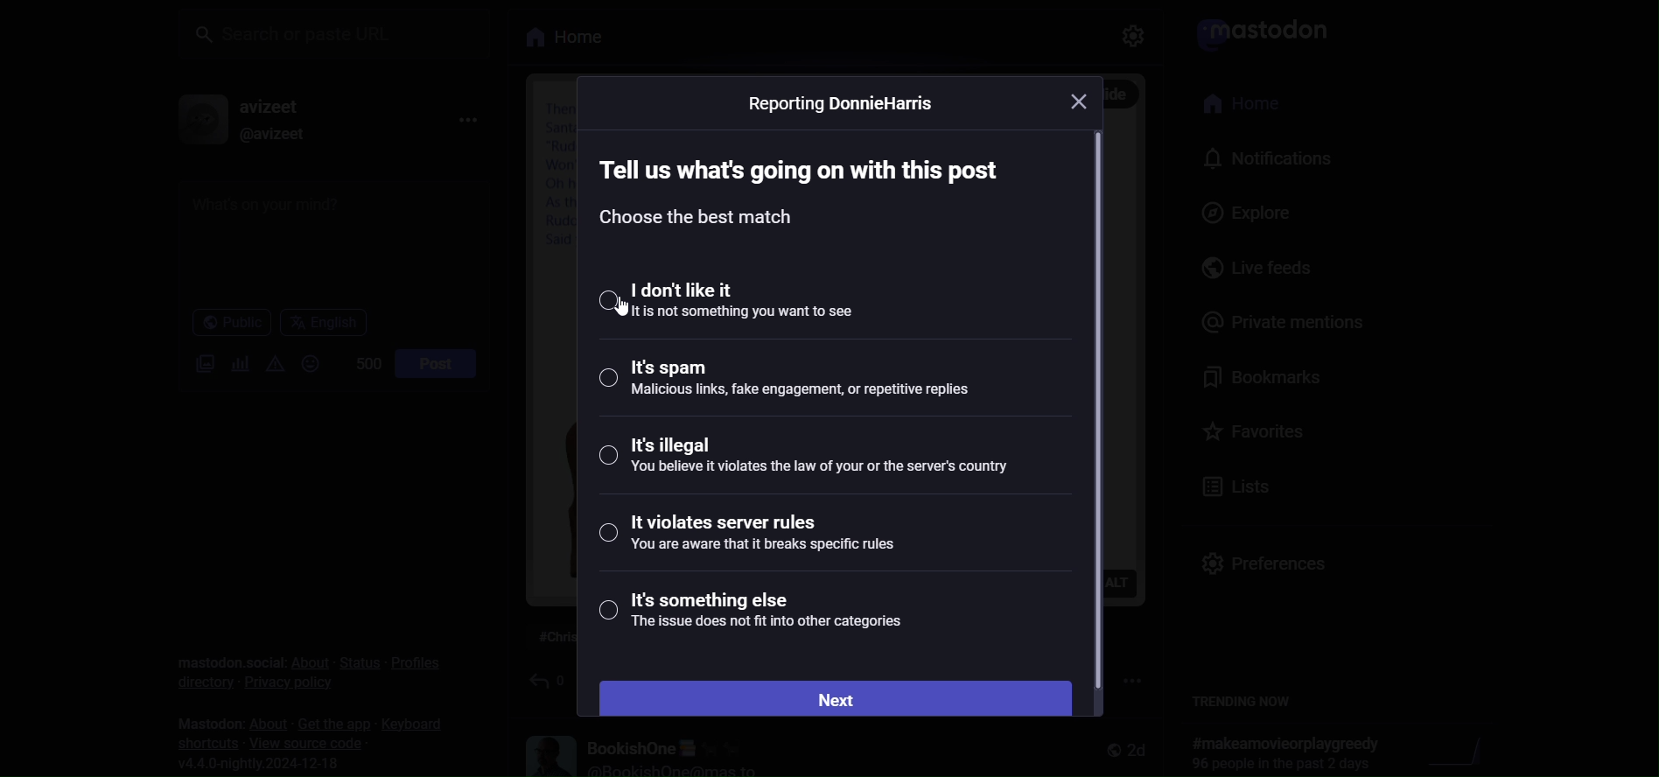  What do you see at coordinates (769, 299) in the screenshot?
I see `I don't like it
Cy Itis not something you want to see` at bounding box center [769, 299].